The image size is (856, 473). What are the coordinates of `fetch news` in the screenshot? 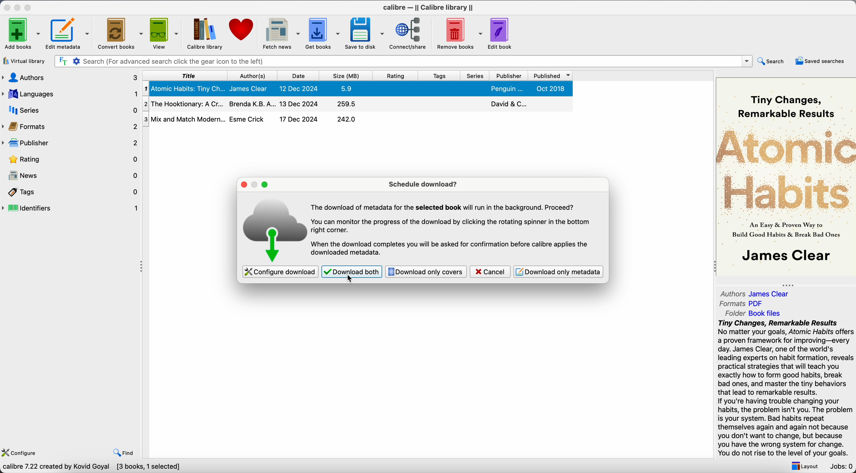 It's located at (281, 34).